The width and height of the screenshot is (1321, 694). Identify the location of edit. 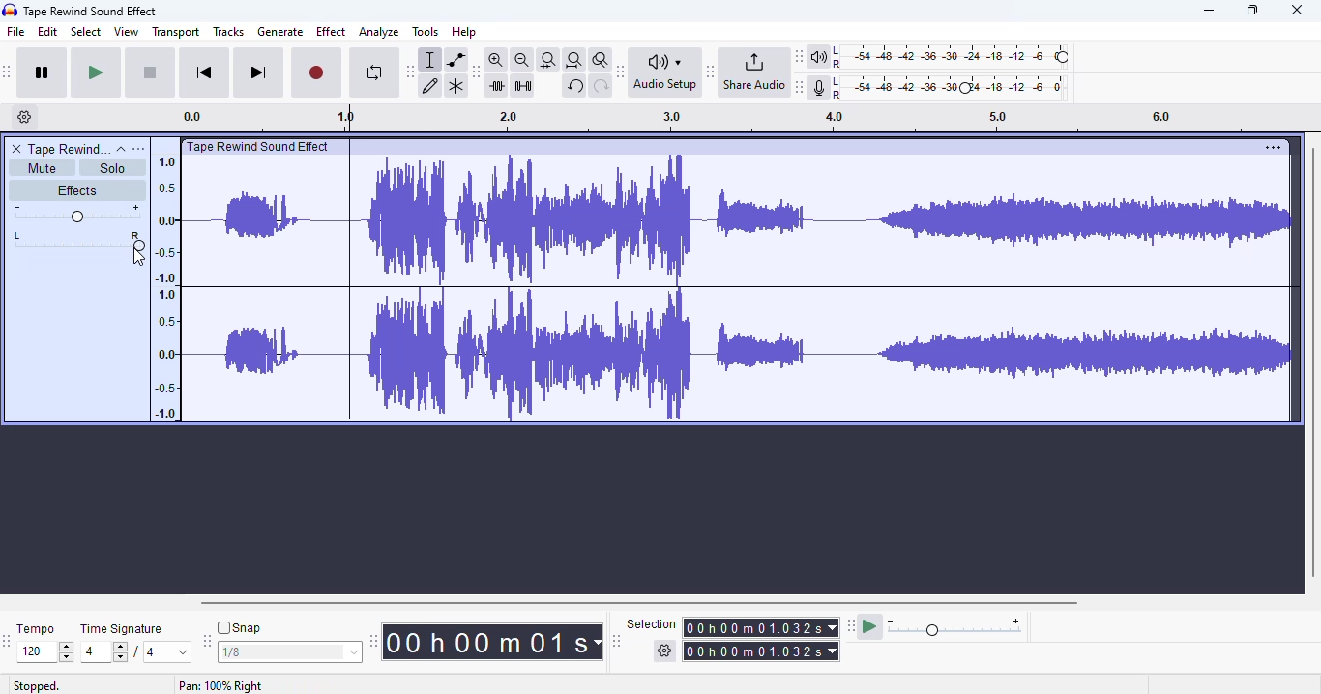
(47, 31).